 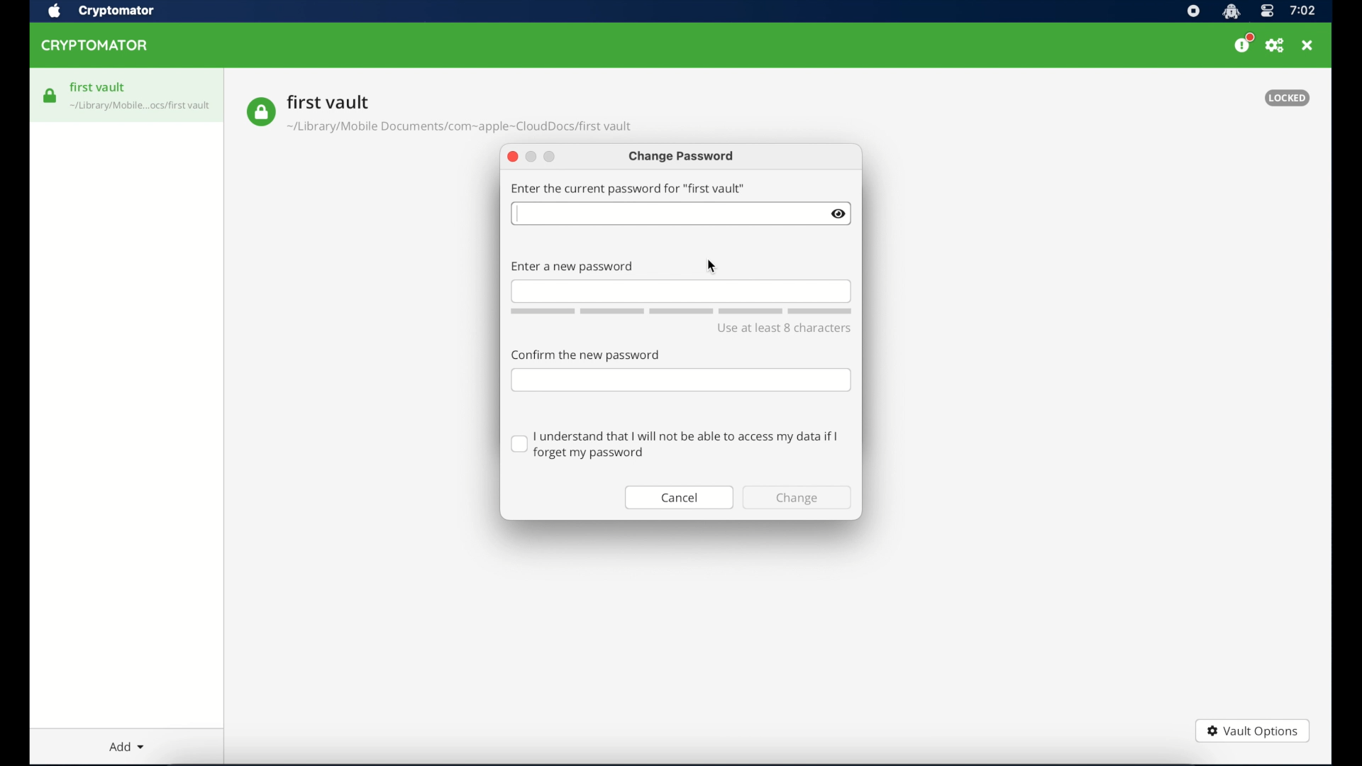 What do you see at coordinates (572, 267) in the screenshot?
I see `enter new password ` at bounding box center [572, 267].